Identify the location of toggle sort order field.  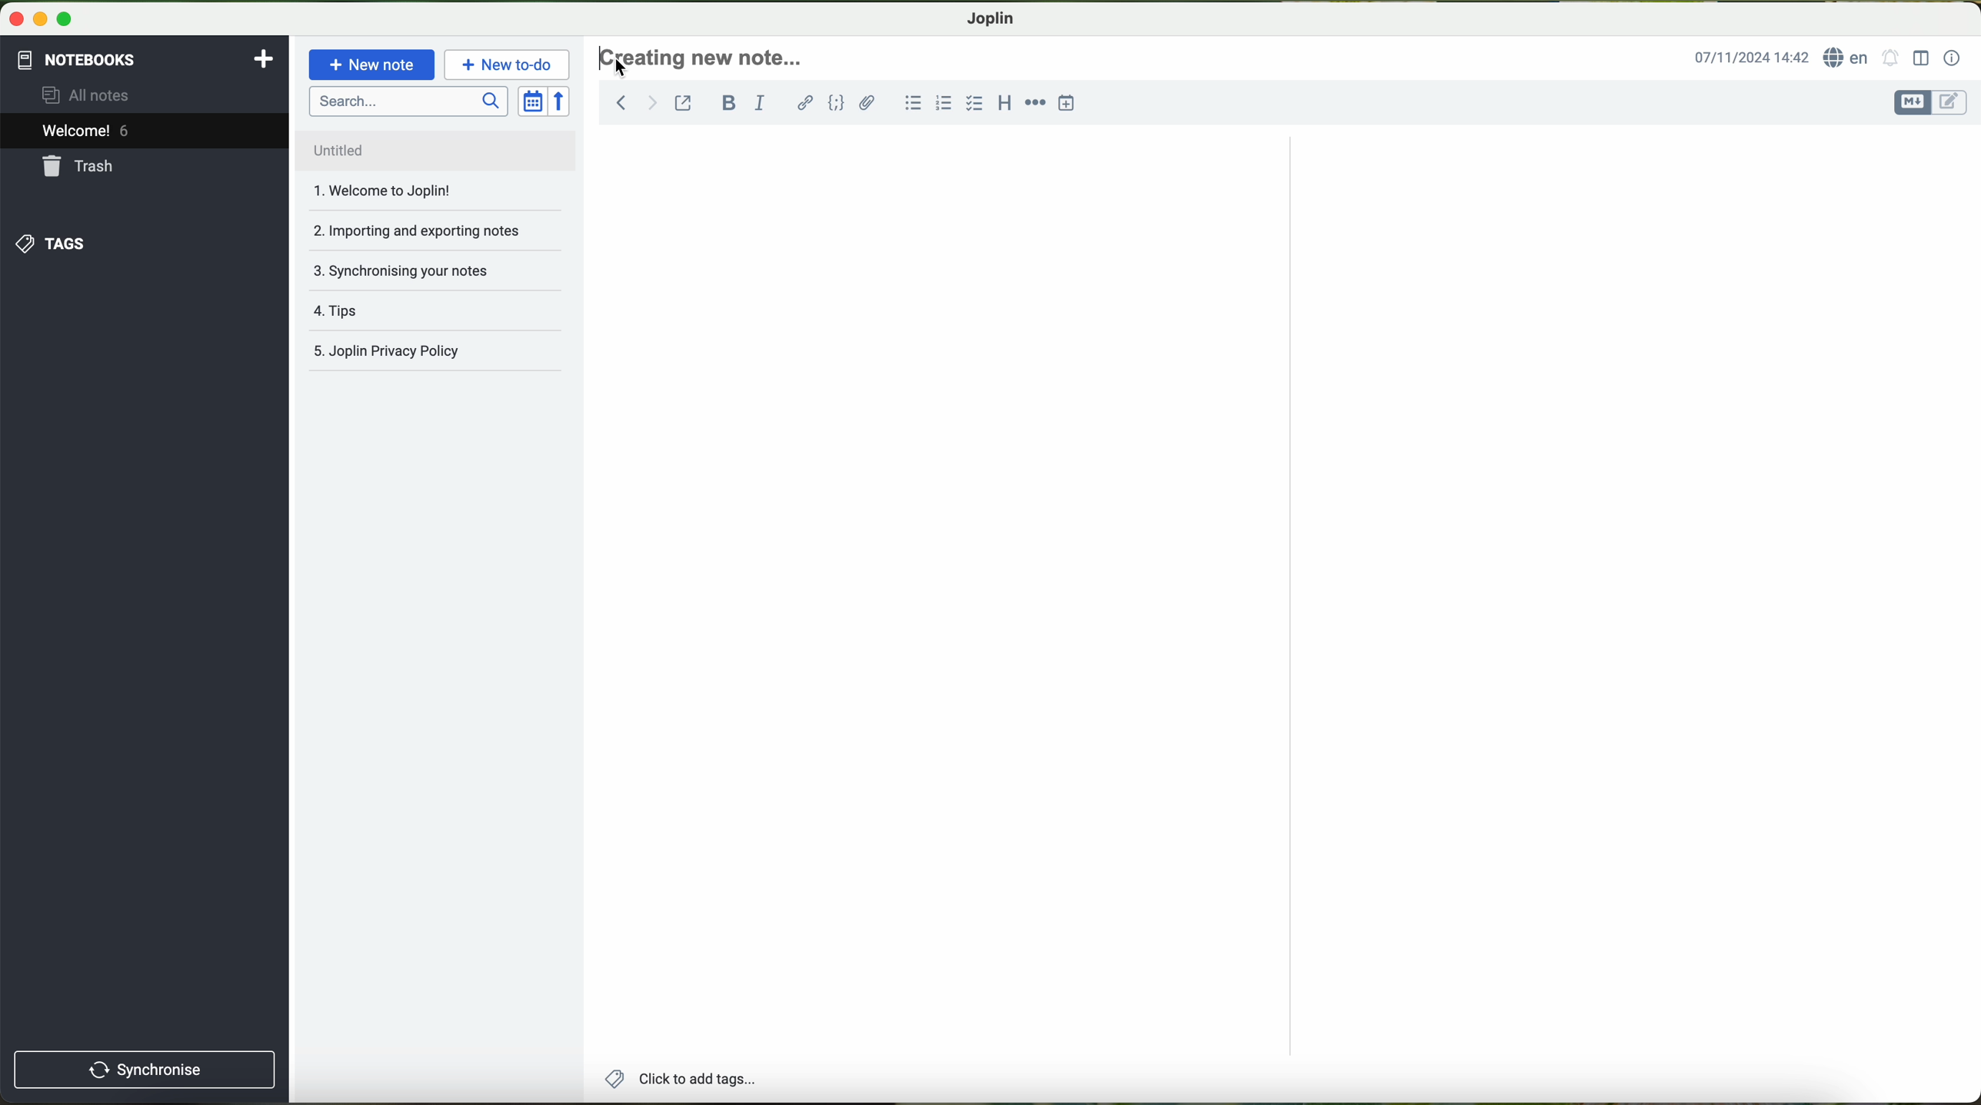
(530, 102).